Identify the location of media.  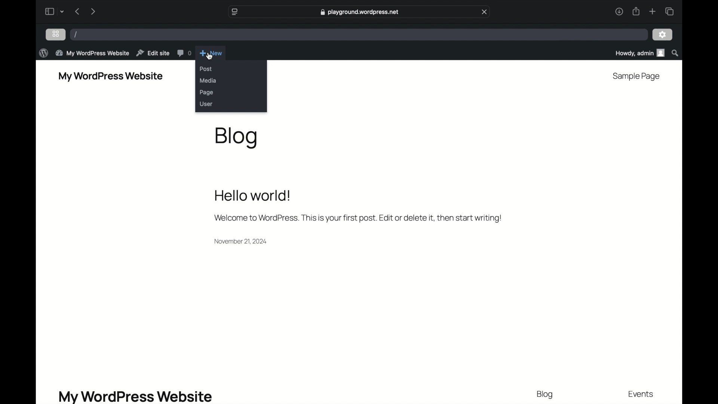
(208, 81).